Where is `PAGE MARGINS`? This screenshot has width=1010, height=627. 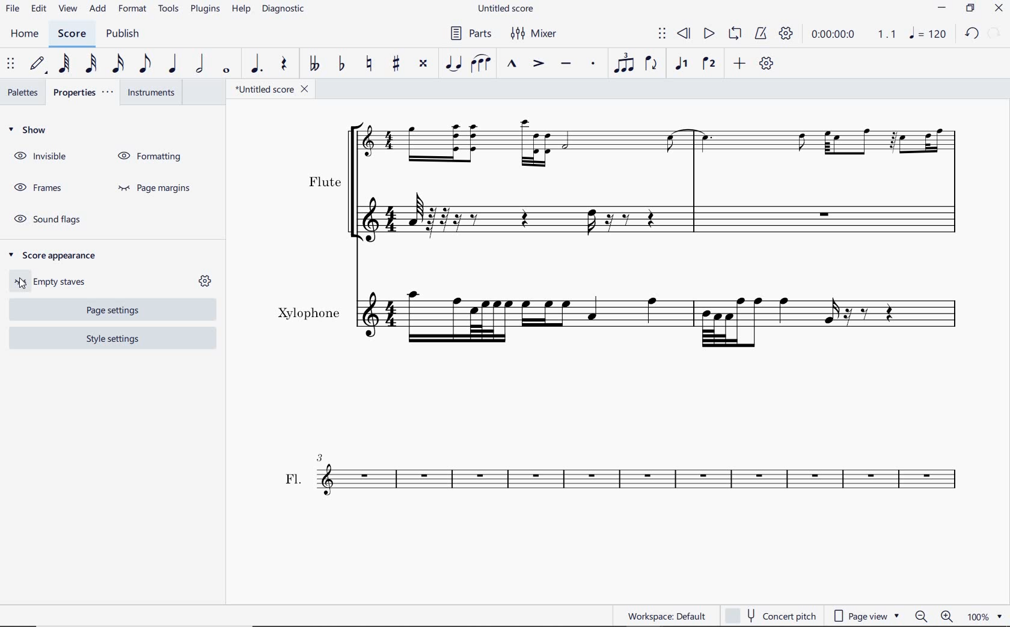
PAGE MARGINS is located at coordinates (161, 187).